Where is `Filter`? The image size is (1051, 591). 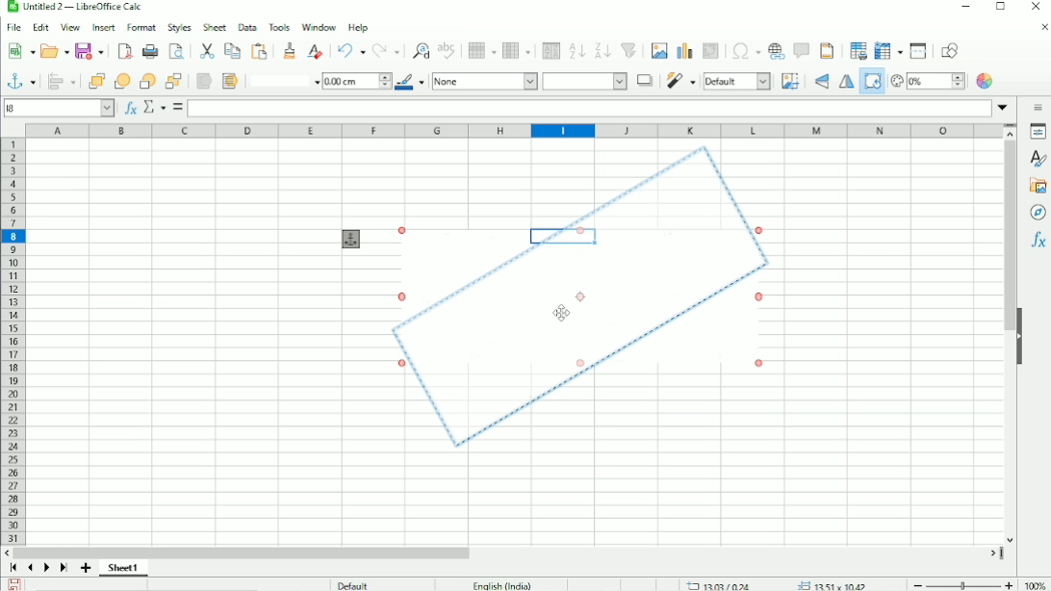 Filter is located at coordinates (680, 81).